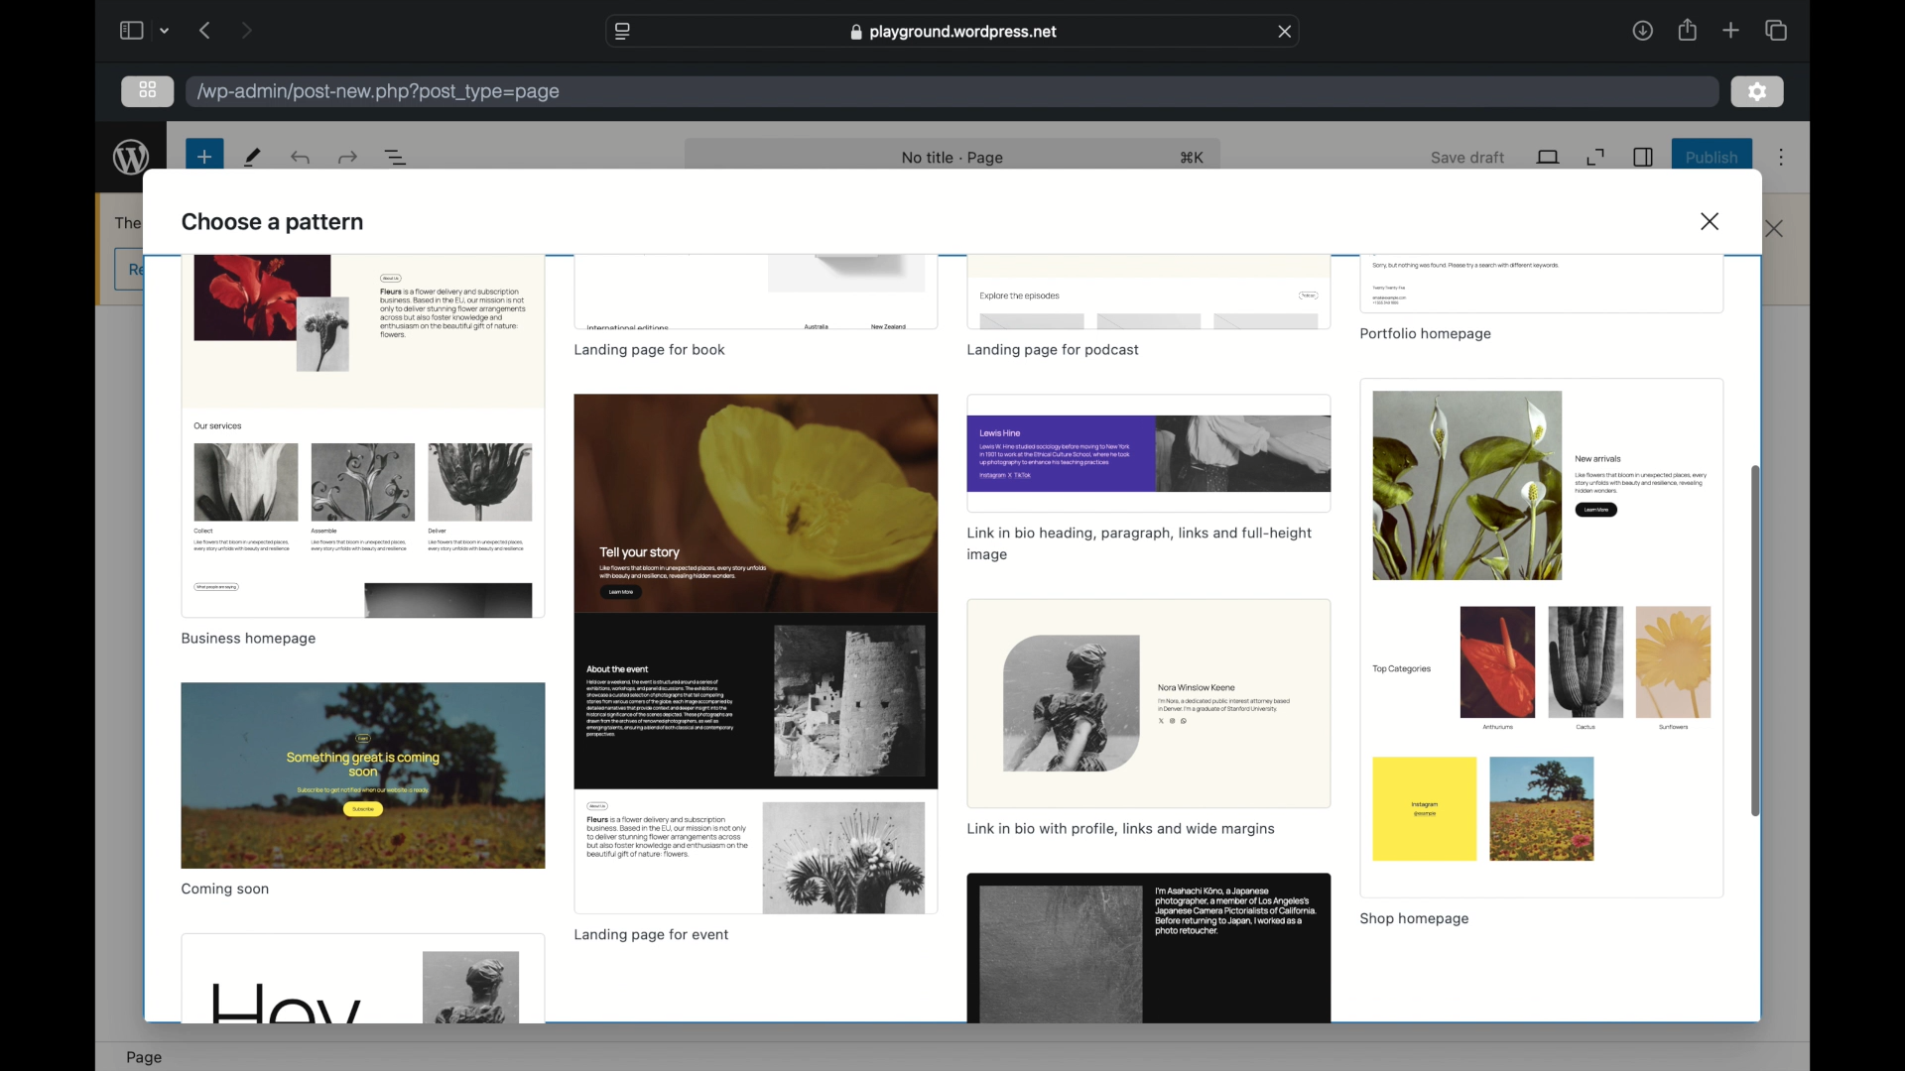  Describe the element at coordinates (130, 271) in the screenshot. I see `obscure button` at that location.